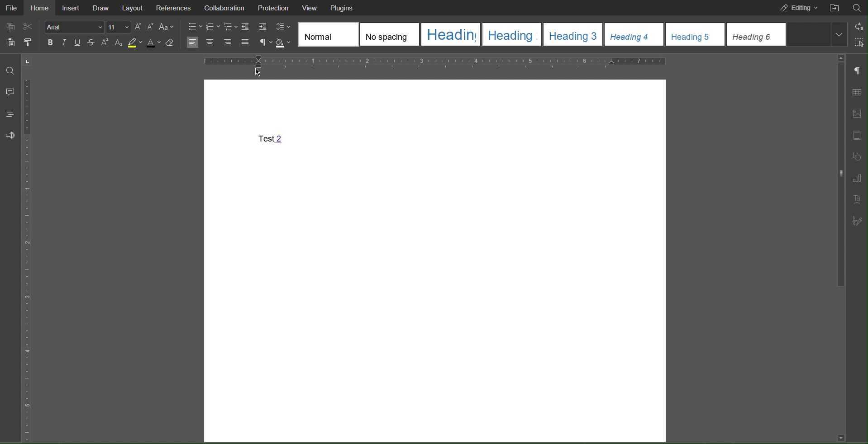 Image resolution: width=868 pixels, height=444 pixels. What do you see at coordinates (247, 42) in the screenshot?
I see `Justify` at bounding box center [247, 42].